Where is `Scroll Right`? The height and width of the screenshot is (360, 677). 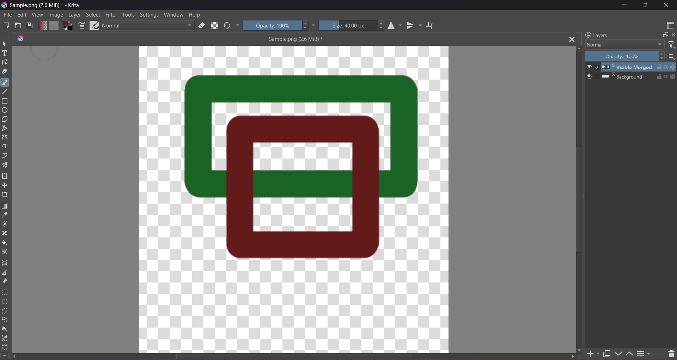 Scroll Right is located at coordinates (572, 356).